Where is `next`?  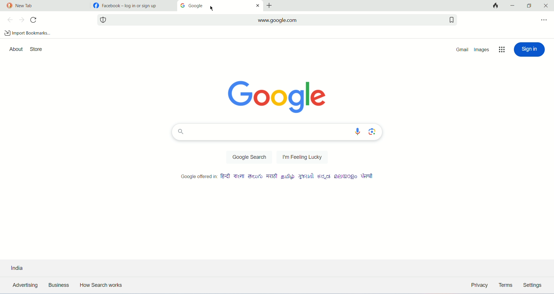 next is located at coordinates (22, 20).